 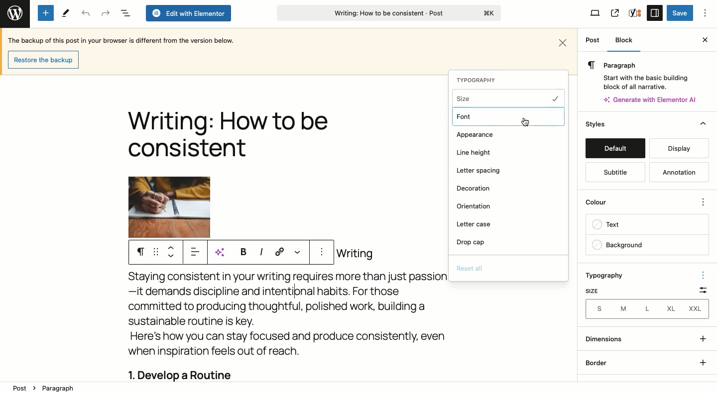 I want to click on View, so click(x=596, y=14).